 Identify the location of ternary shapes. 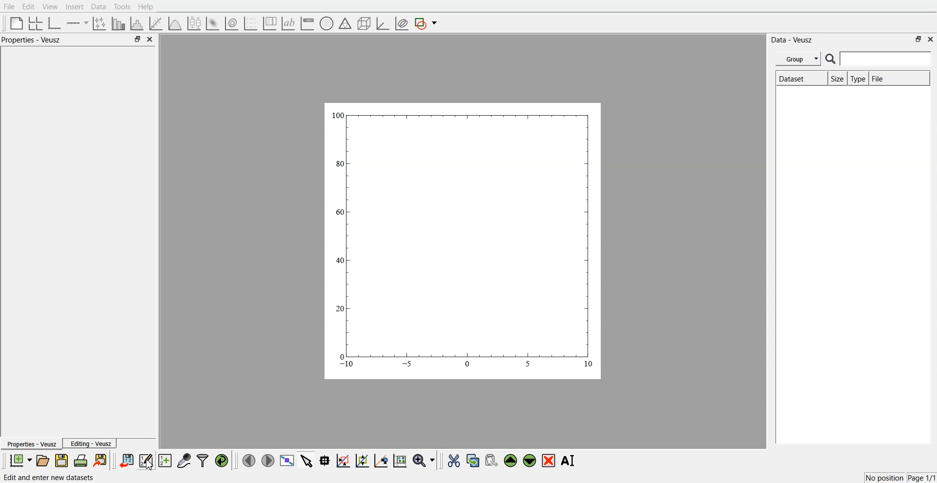
(344, 24).